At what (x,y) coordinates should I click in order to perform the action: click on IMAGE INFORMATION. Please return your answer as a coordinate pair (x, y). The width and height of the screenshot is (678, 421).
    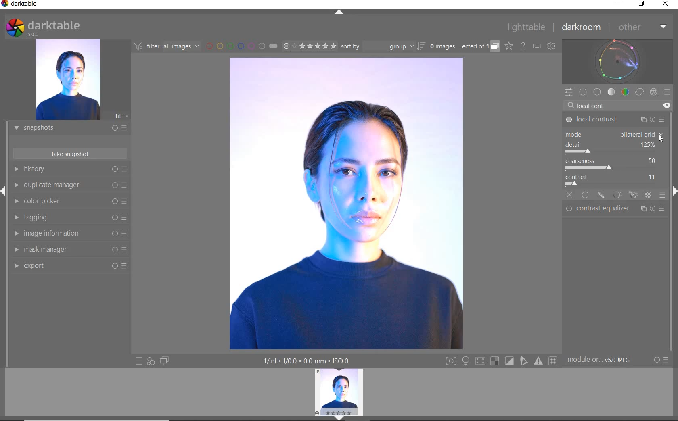
    Looking at the image, I should click on (67, 236).